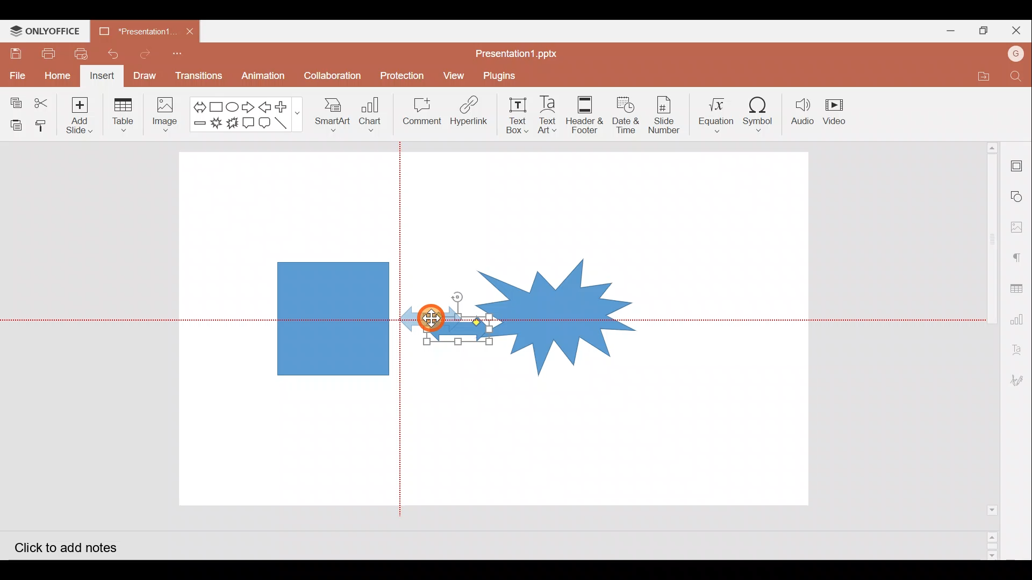  I want to click on Text Art settings, so click(1020, 346).